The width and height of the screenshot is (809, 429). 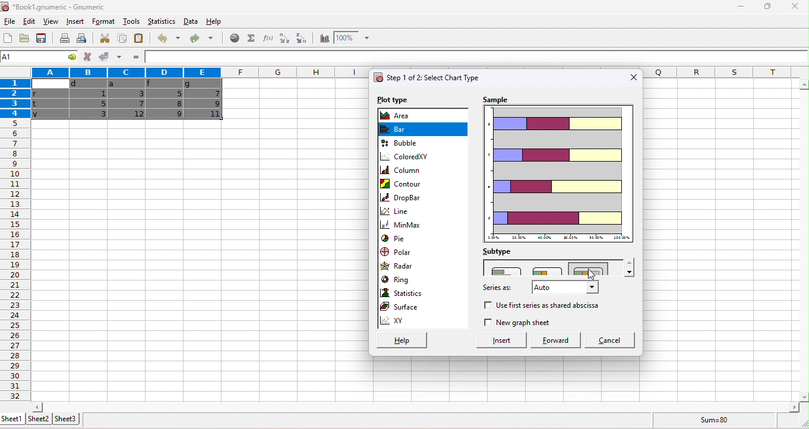 I want to click on save, so click(x=42, y=37).